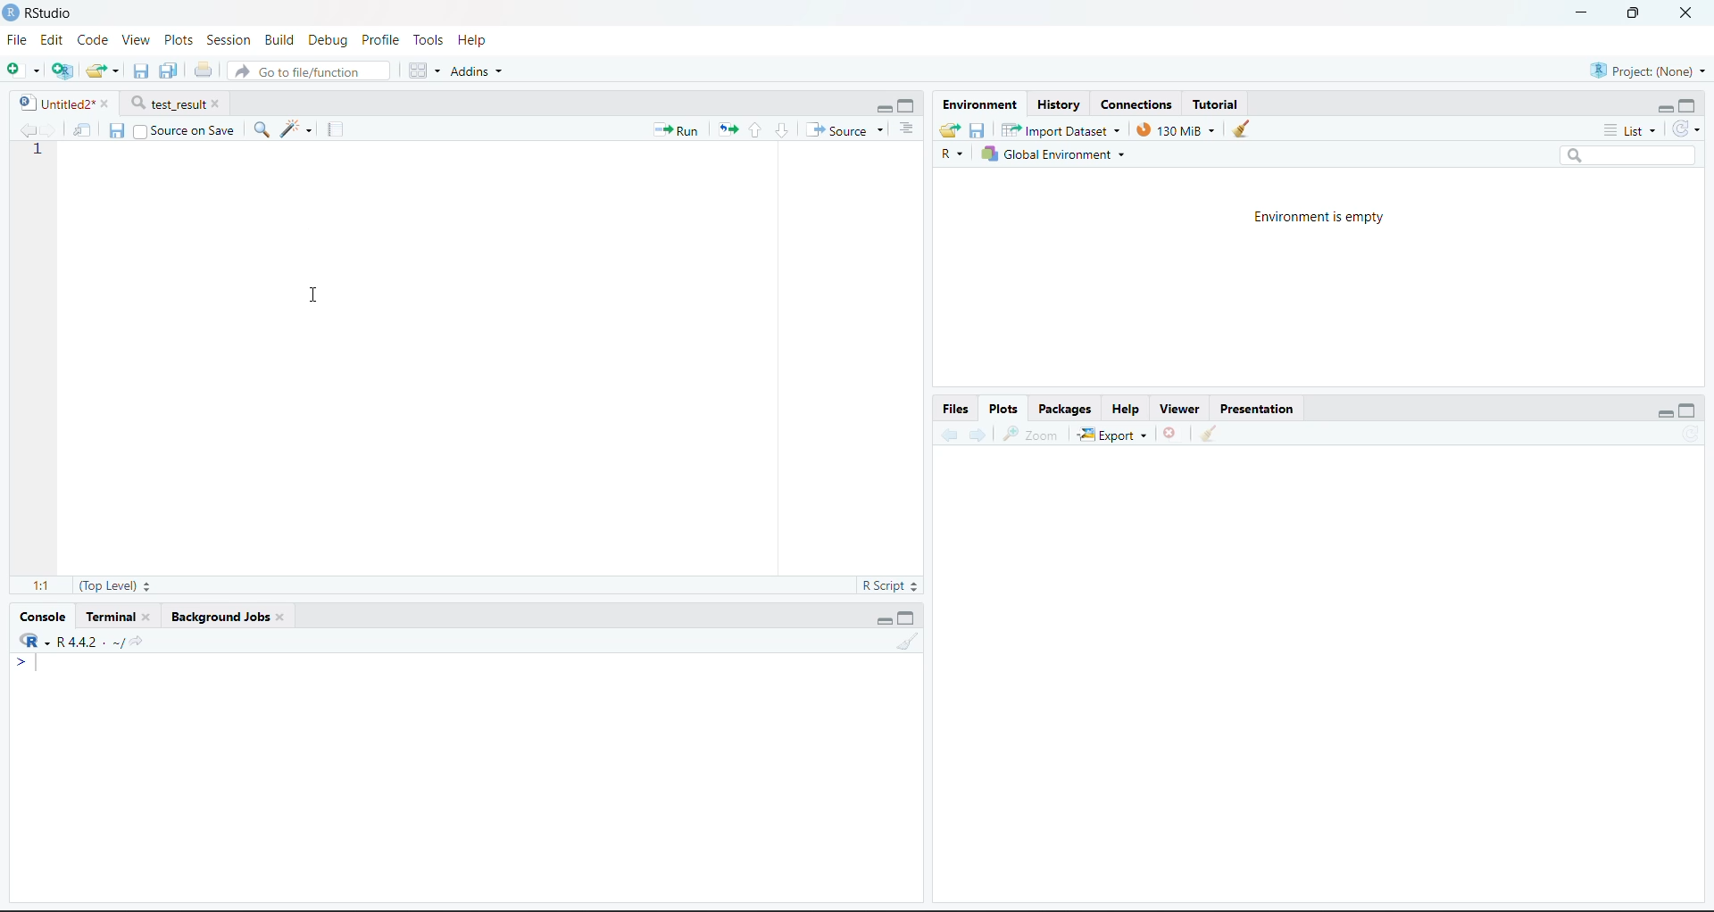 The height and width of the screenshot is (912, 1714). I want to click on Minimize, so click(1654, 106).